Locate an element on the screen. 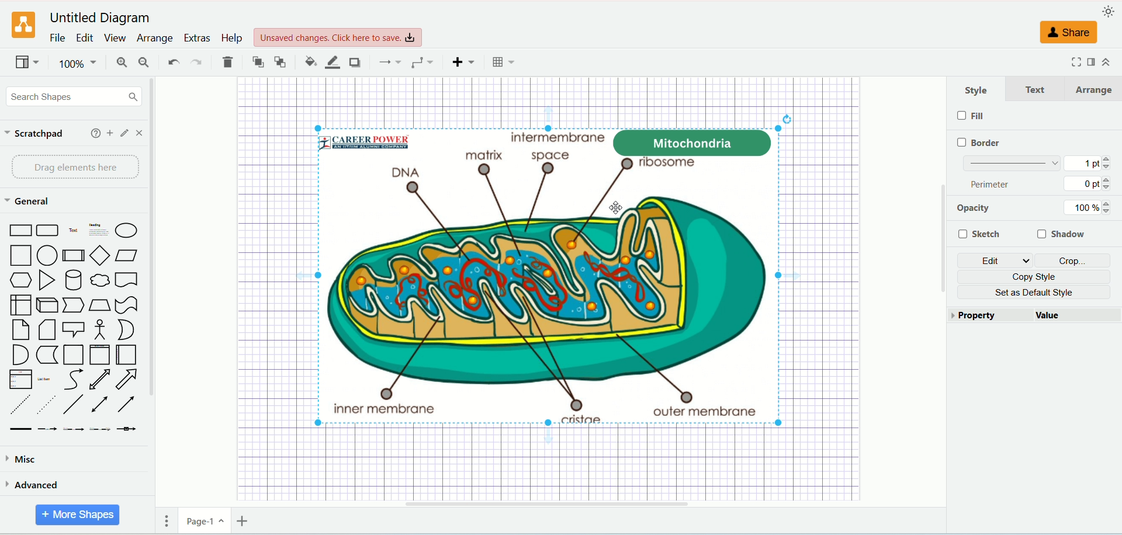  search shapes is located at coordinates (74, 98).